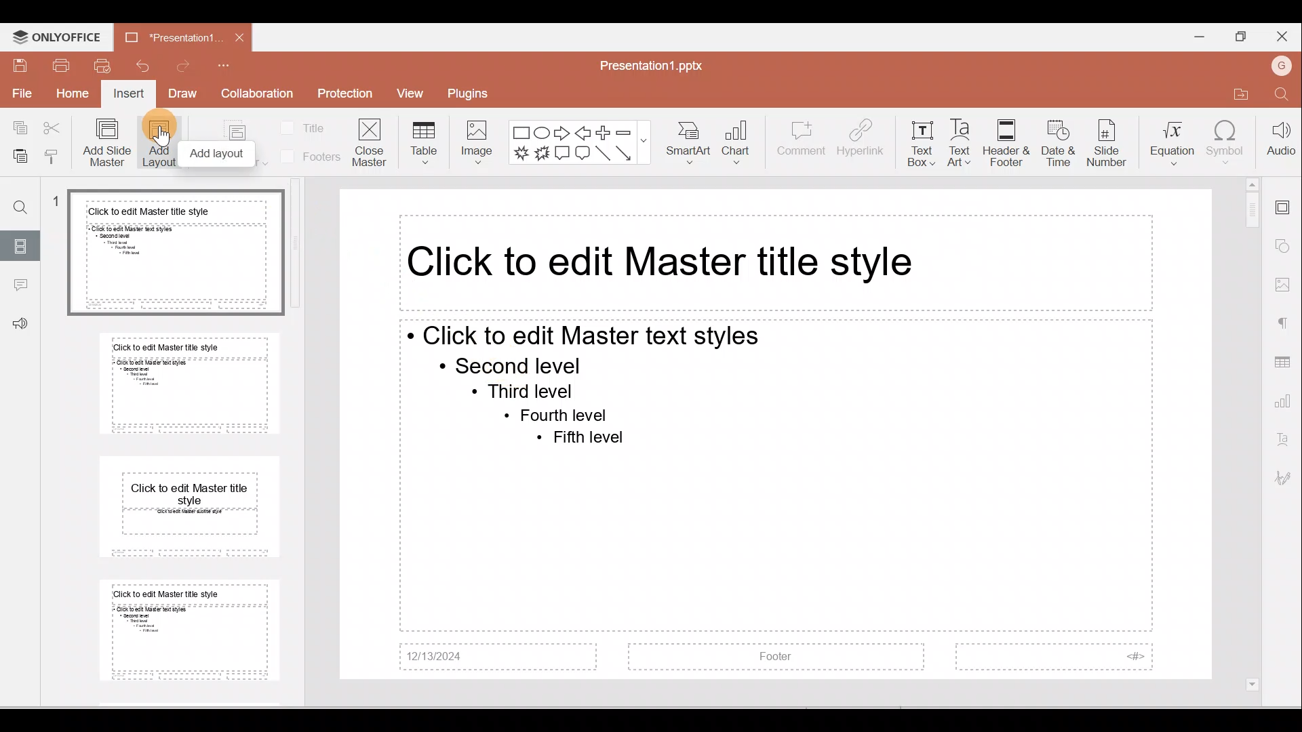 This screenshot has height=732, width=1302. I want to click on Chart, so click(741, 139).